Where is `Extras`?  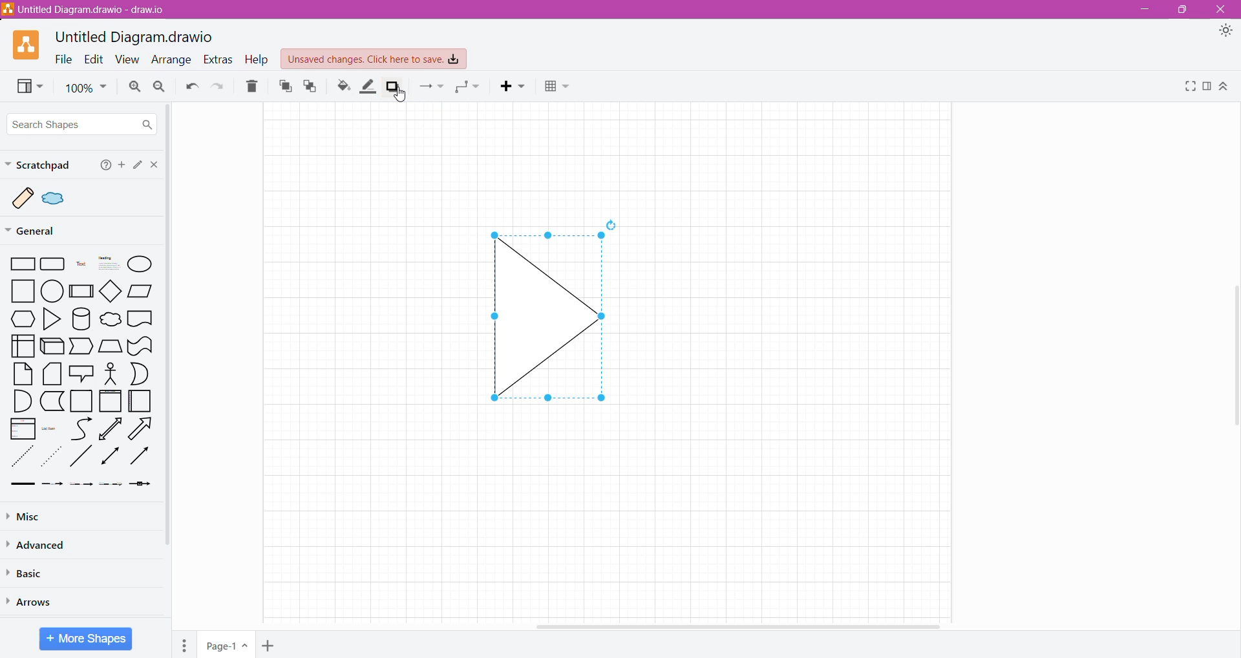
Extras is located at coordinates (221, 59).